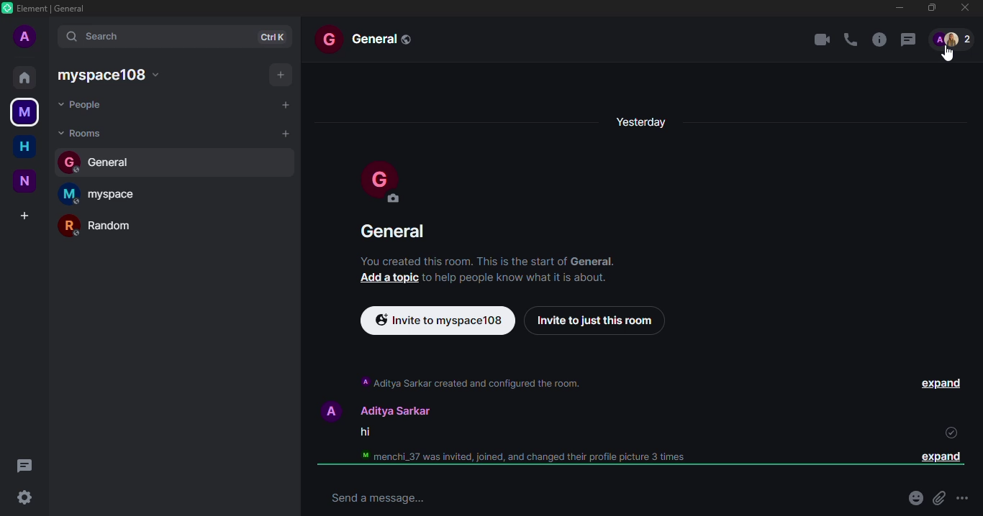  Describe the element at coordinates (593, 321) in the screenshot. I see `invite to just this room` at that location.